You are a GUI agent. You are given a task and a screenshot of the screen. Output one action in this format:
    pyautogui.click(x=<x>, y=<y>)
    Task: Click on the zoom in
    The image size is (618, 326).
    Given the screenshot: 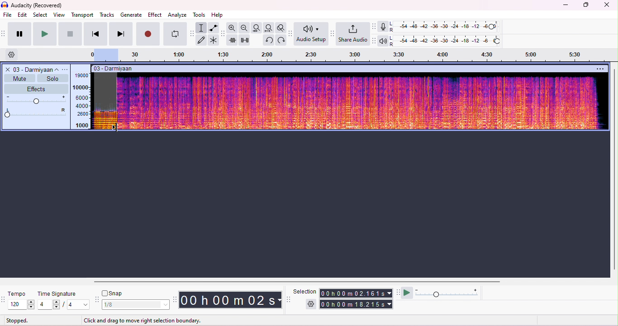 What is the action you would take?
    pyautogui.click(x=232, y=28)
    